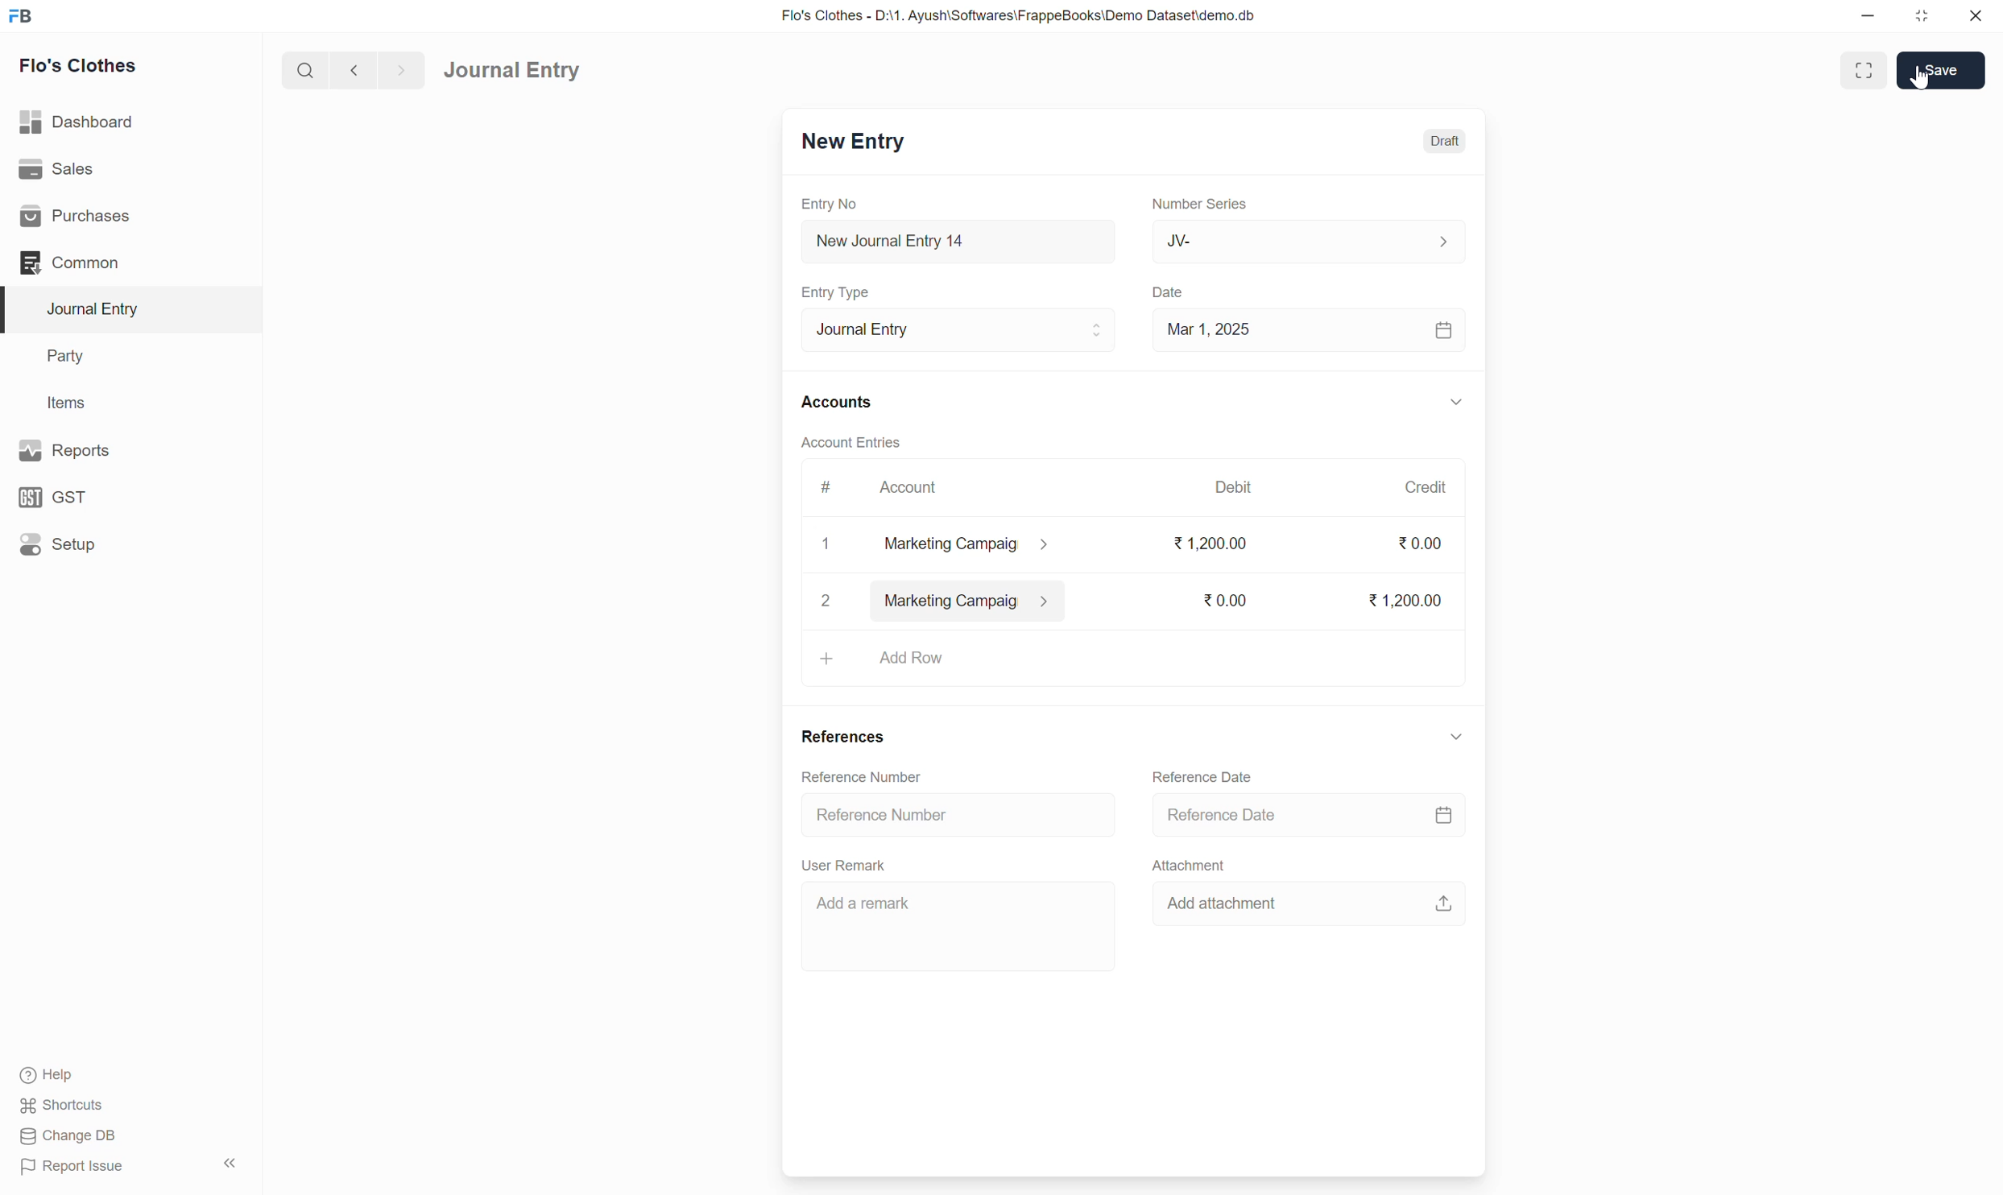 Image resolution: width=2003 pixels, height=1195 pixels. Describe the element at coordinates (1869, 17) in the screenshot. I see `minimize` at that location.